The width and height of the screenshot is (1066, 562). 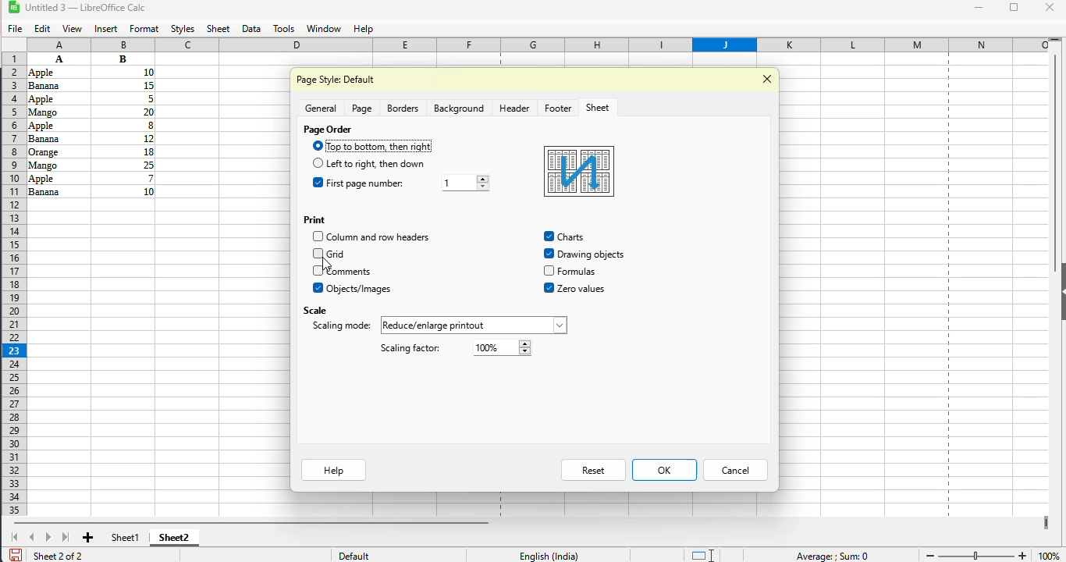 What do you see at coordinates (317, 253) in the screenshot?
I see `` at bounding box center [317, 253].